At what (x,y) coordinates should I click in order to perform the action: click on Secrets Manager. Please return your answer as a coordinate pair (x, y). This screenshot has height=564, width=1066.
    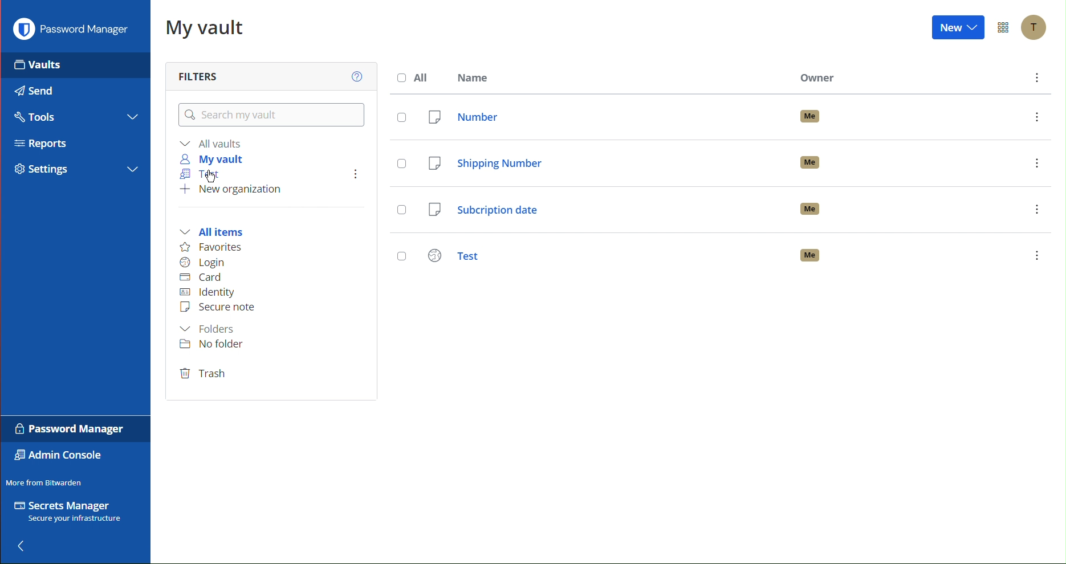
    Looking at the image, I should click on (68, 510).